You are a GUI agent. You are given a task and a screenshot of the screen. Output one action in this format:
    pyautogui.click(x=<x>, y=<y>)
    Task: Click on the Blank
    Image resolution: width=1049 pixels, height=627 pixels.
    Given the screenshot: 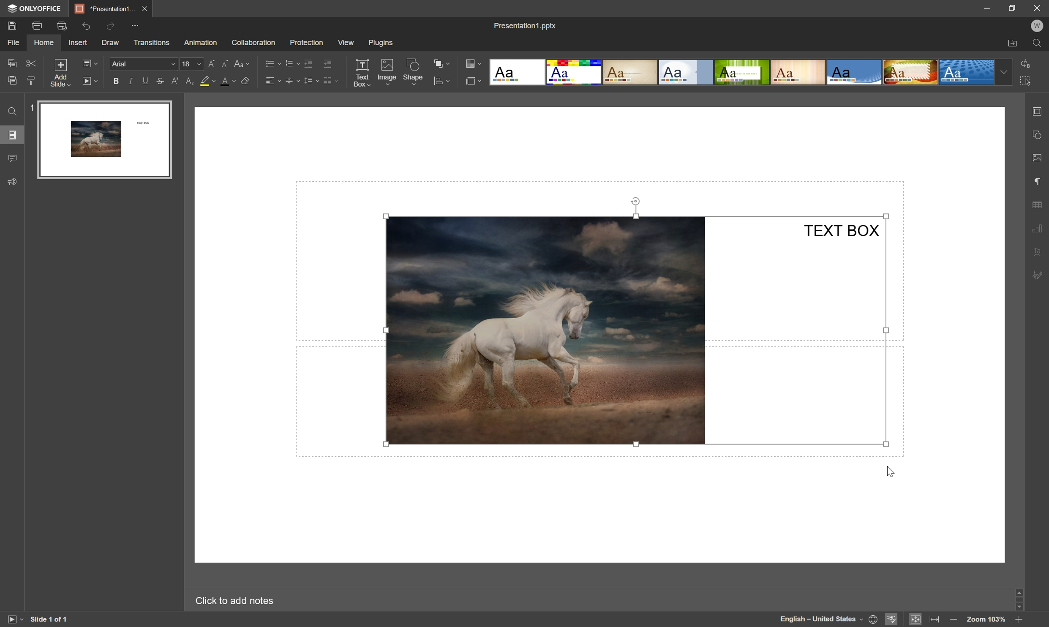 What is the action you would take?
    pyautogui.click(x=516, y=72)
    